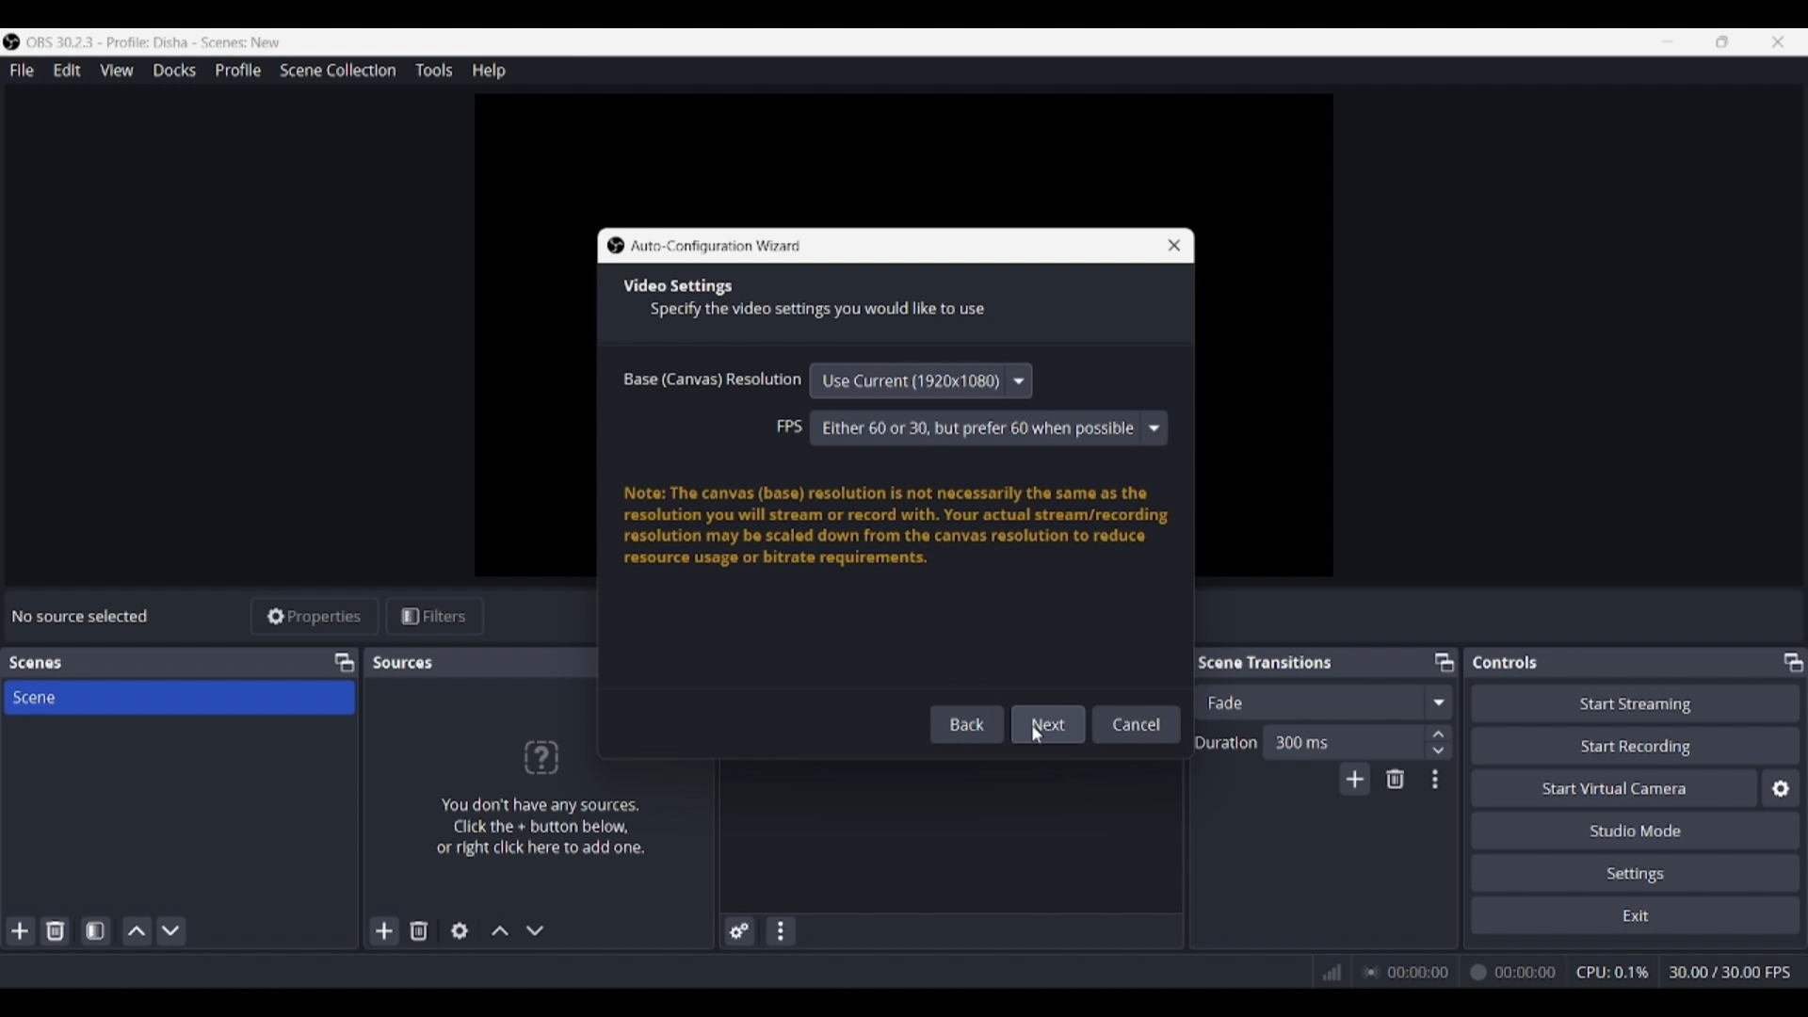 The width and height of the screenshot is (1808, 1017). What do you see at coordinates (1041, 736) in the screenshot?
I see `Cursor` at bounding box center [1041, 736].